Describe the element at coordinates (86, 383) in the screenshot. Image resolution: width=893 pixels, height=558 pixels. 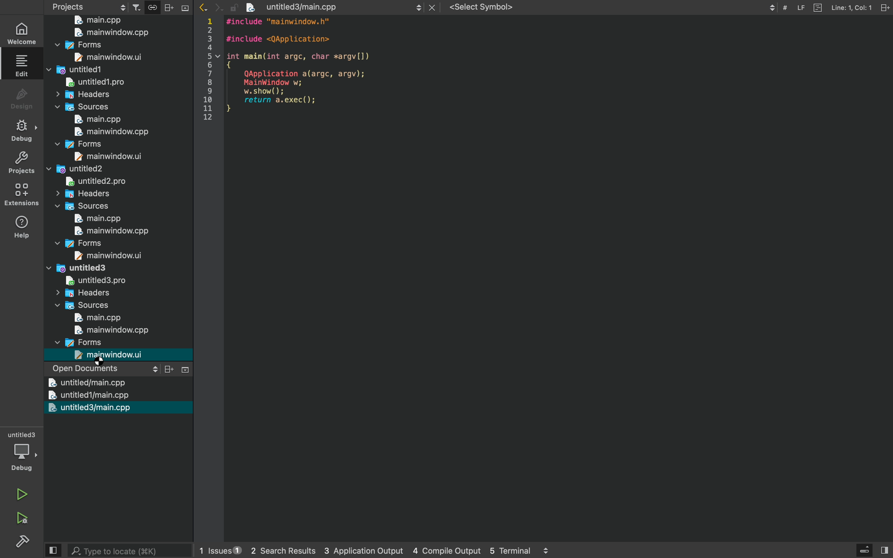
I see `untitled` at that location.